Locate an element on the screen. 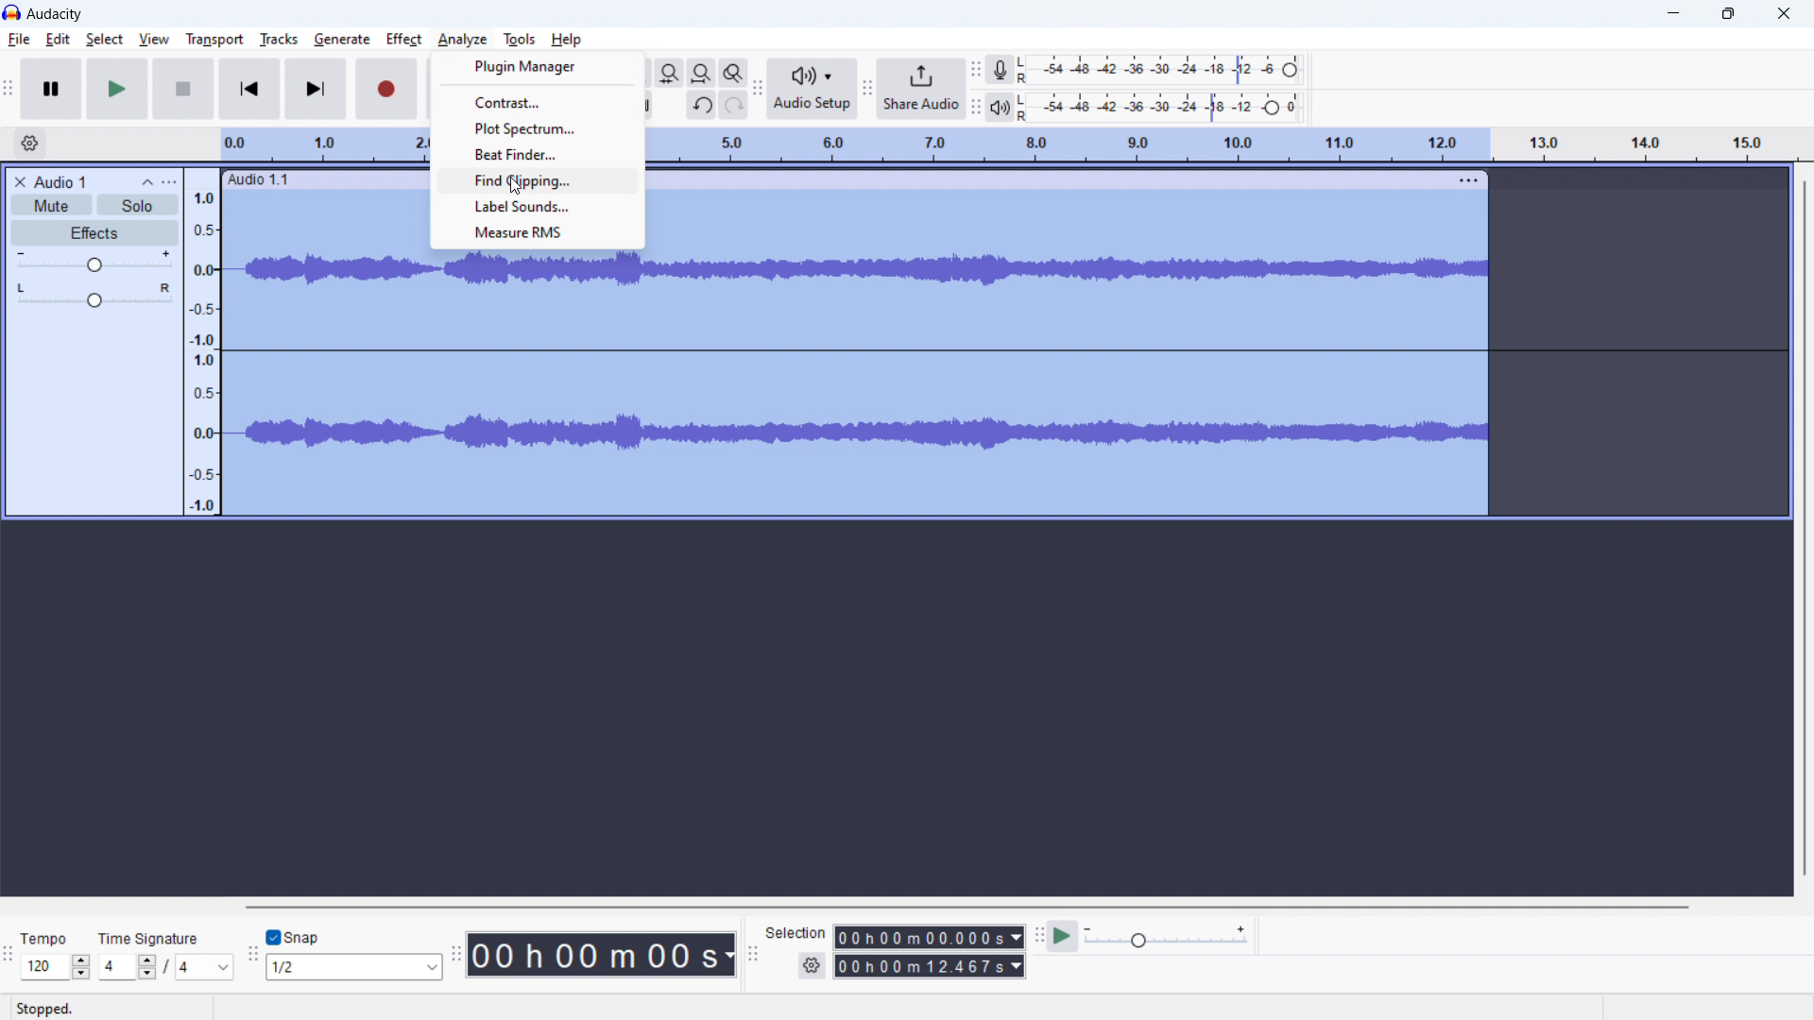 This screenshot has width=1814, height=1020. Stopped is located at coordinates (47, 1009).